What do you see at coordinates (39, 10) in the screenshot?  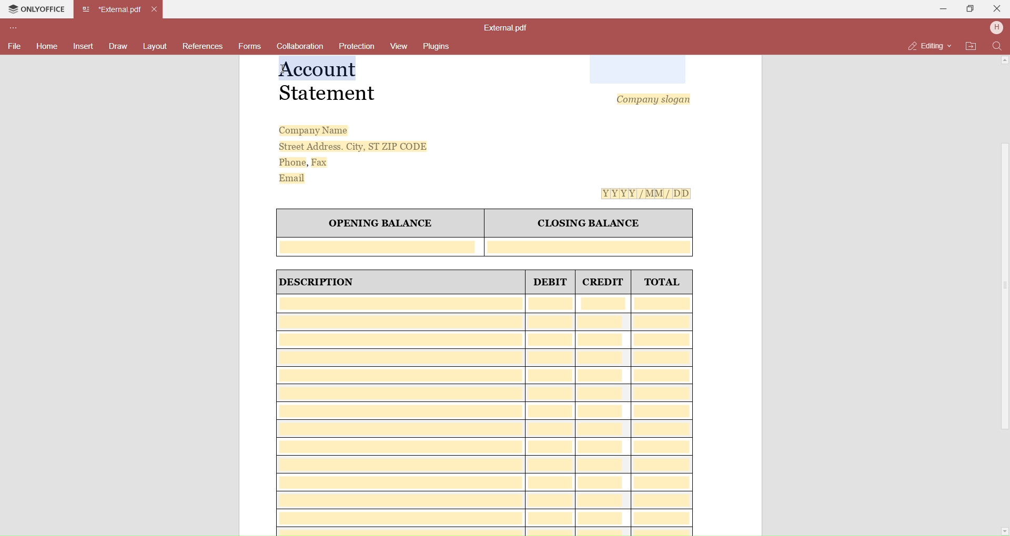 I see `Onlyoffice Tab` at bounding box center [39, 10].